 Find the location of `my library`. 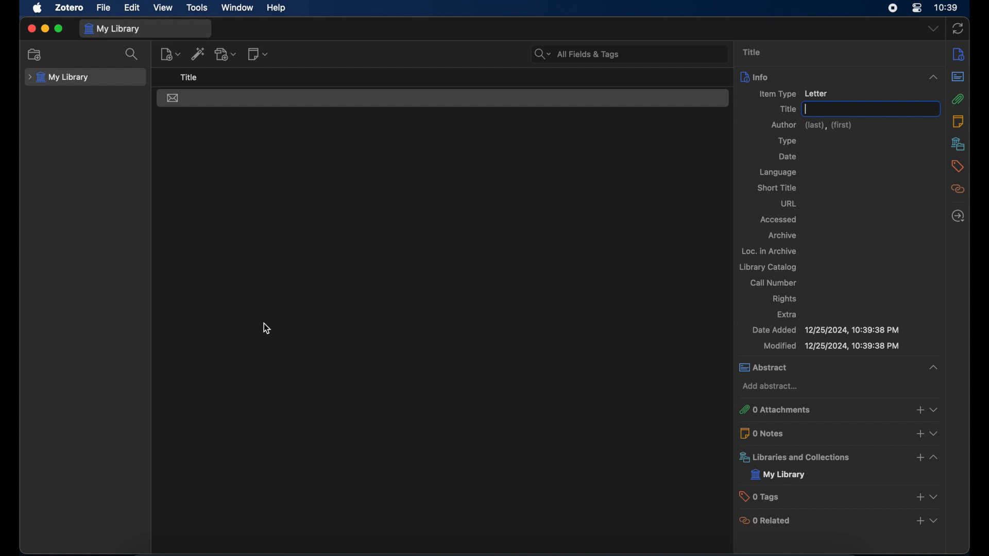

my library is located at coordinates (779, 476).